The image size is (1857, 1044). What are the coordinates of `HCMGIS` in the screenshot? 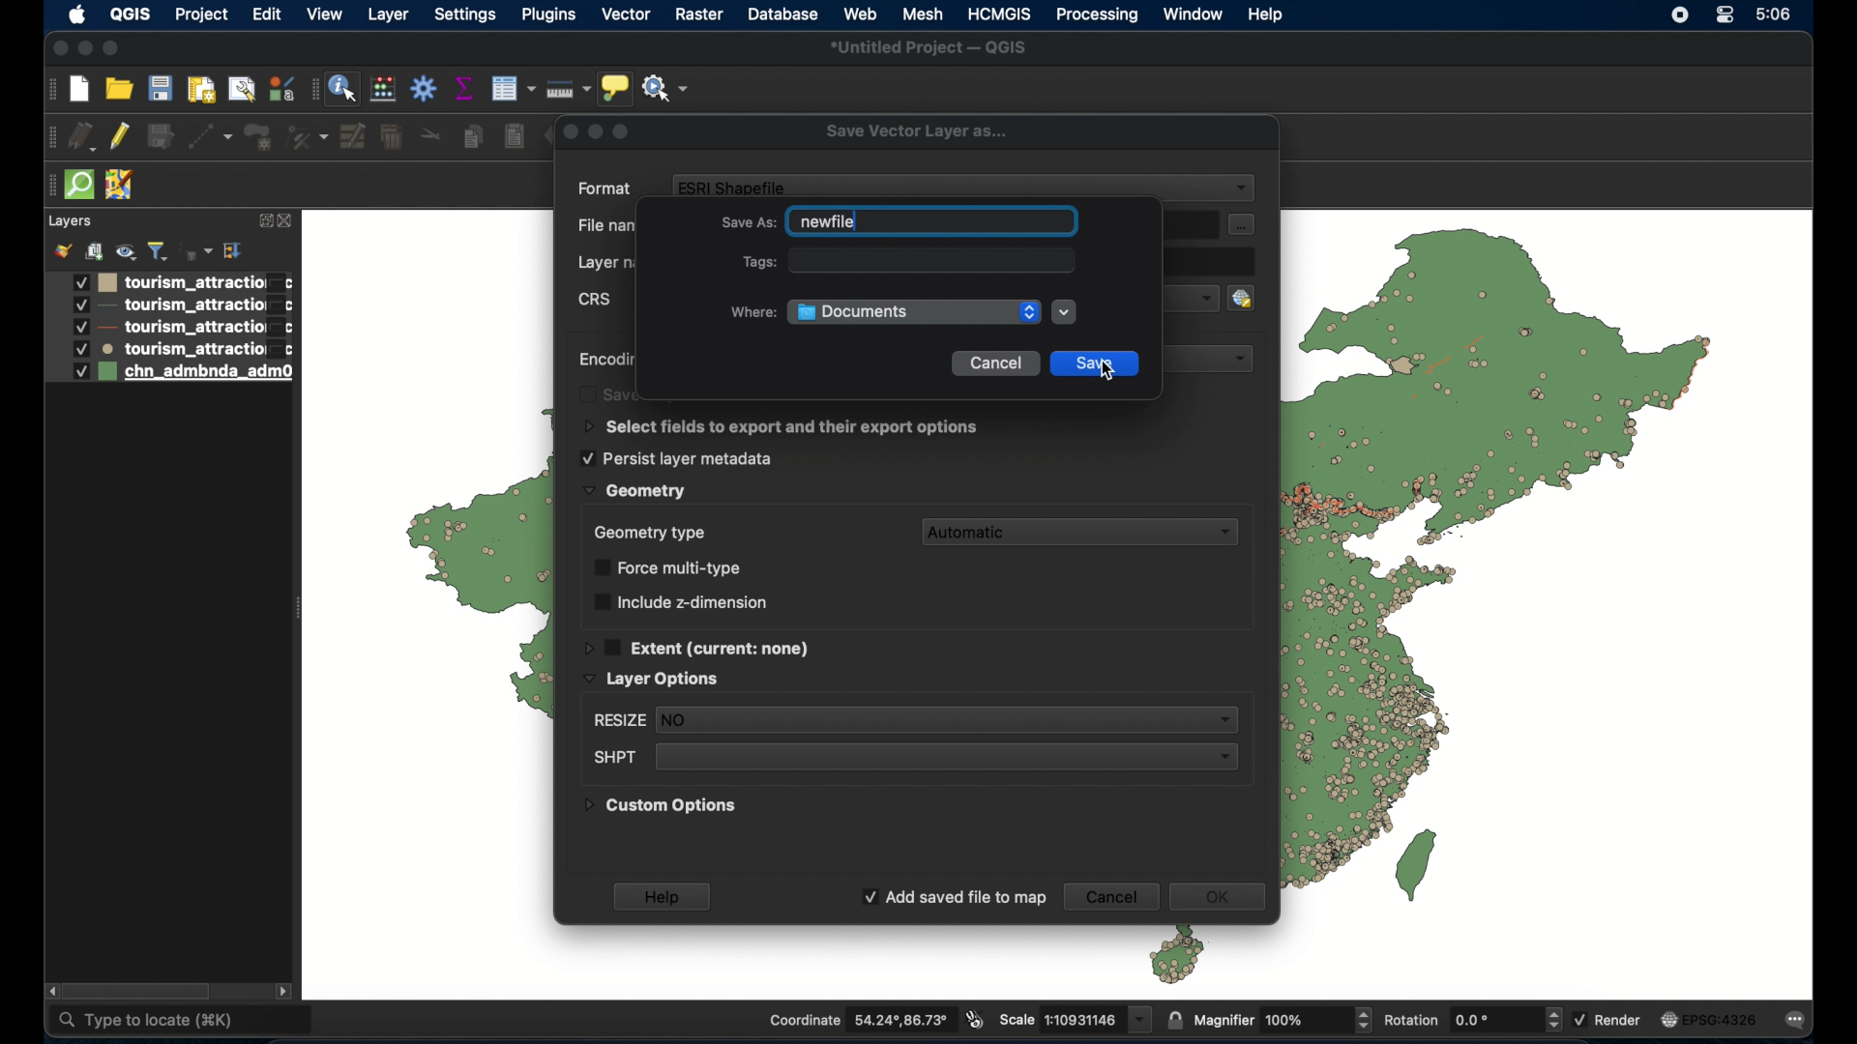 It's located at (1001, 14).